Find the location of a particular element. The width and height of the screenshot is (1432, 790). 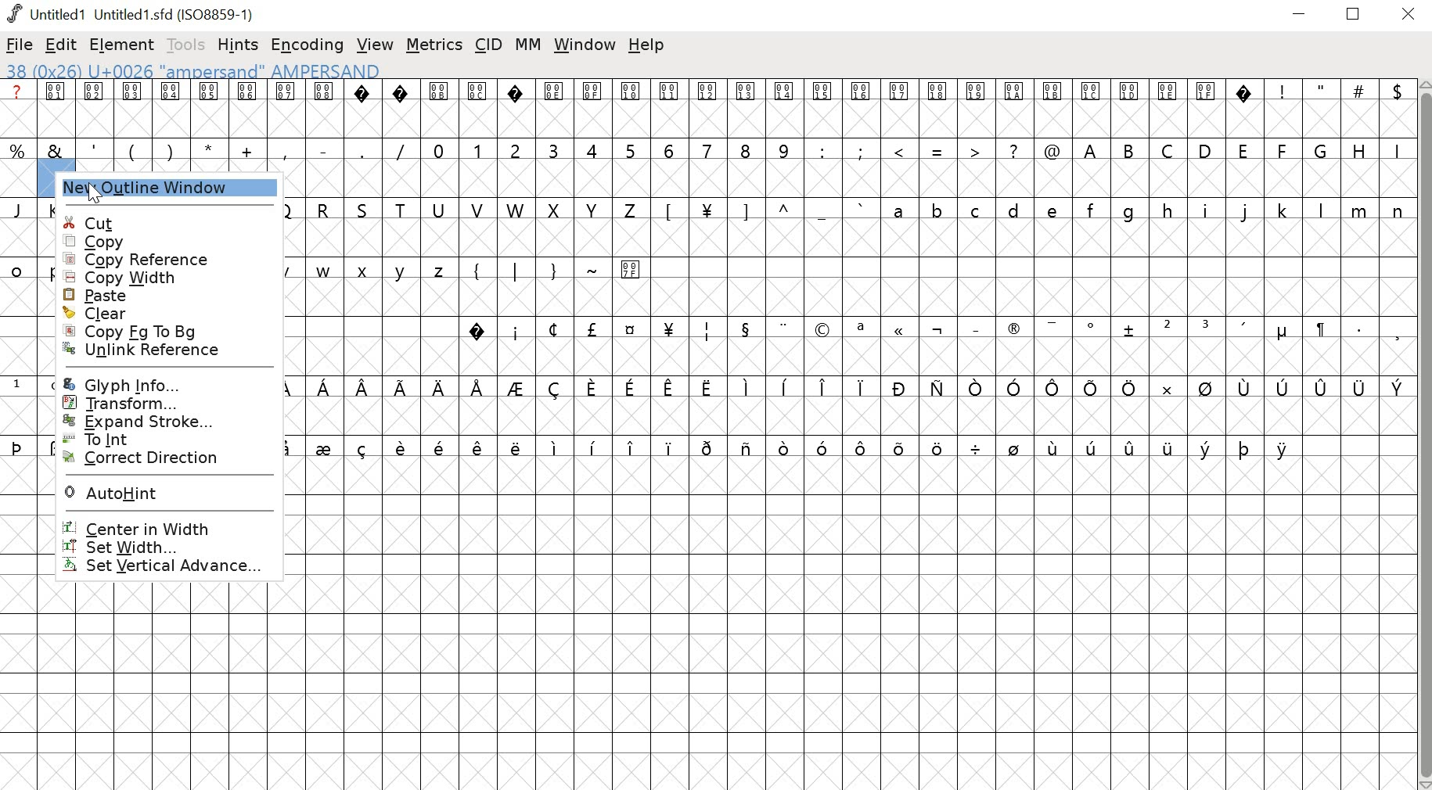

0005 is located at coordinates (208, 109).